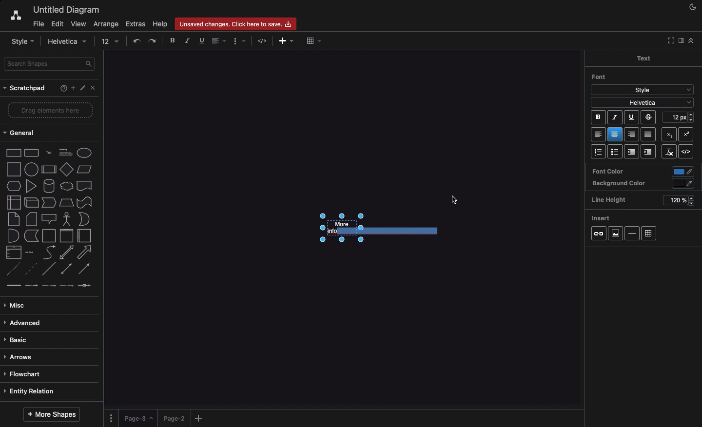 This screenshot has width=702, height=427. Describe the element at coordinates (188, 40) in the screenshot. I see `Italics` at that location.